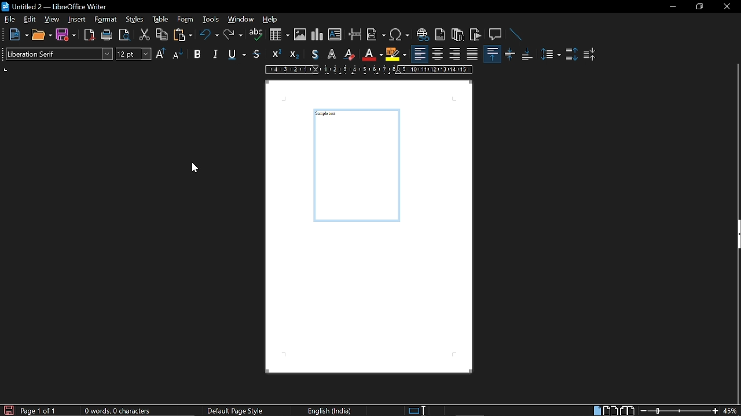 The height and width of the screenshot is (416, 741). I want to click on insert footnote, so click(441, 35).